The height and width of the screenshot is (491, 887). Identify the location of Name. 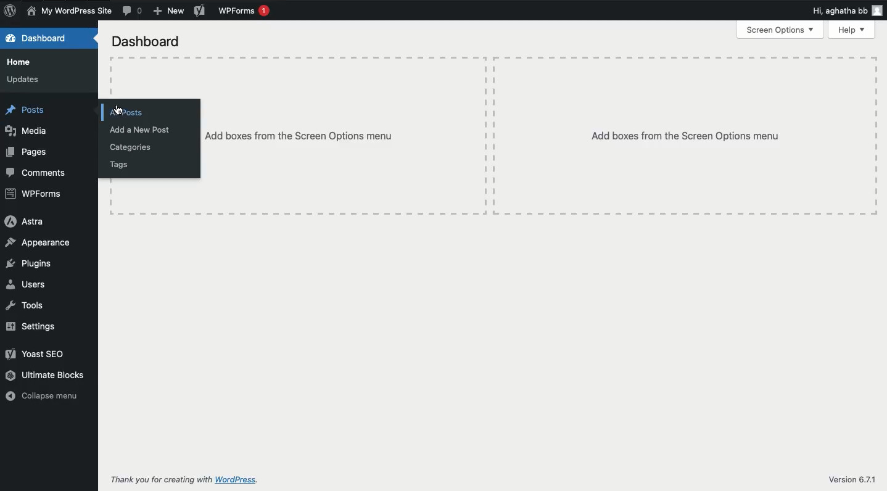
(69, 12).